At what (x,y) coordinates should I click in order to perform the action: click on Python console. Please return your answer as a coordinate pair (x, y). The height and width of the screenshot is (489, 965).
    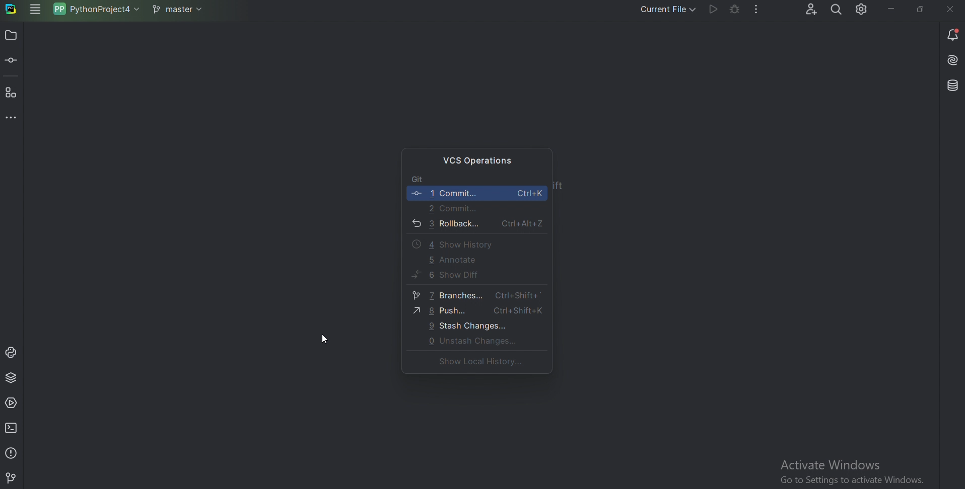
    Looking at the image, I should click on (13, 352).